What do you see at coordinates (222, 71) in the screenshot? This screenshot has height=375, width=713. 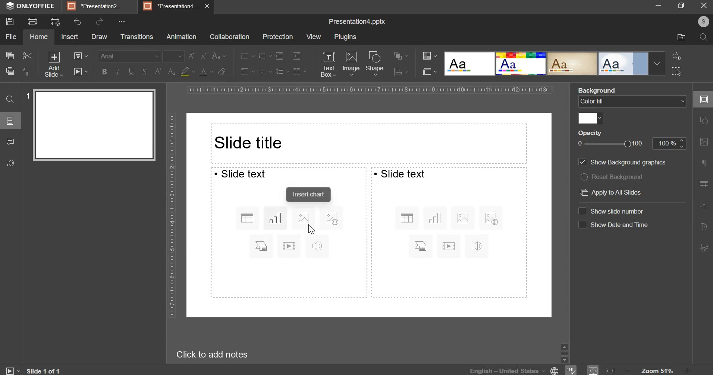 I see `clear styles` at bounding box center [222, 71].